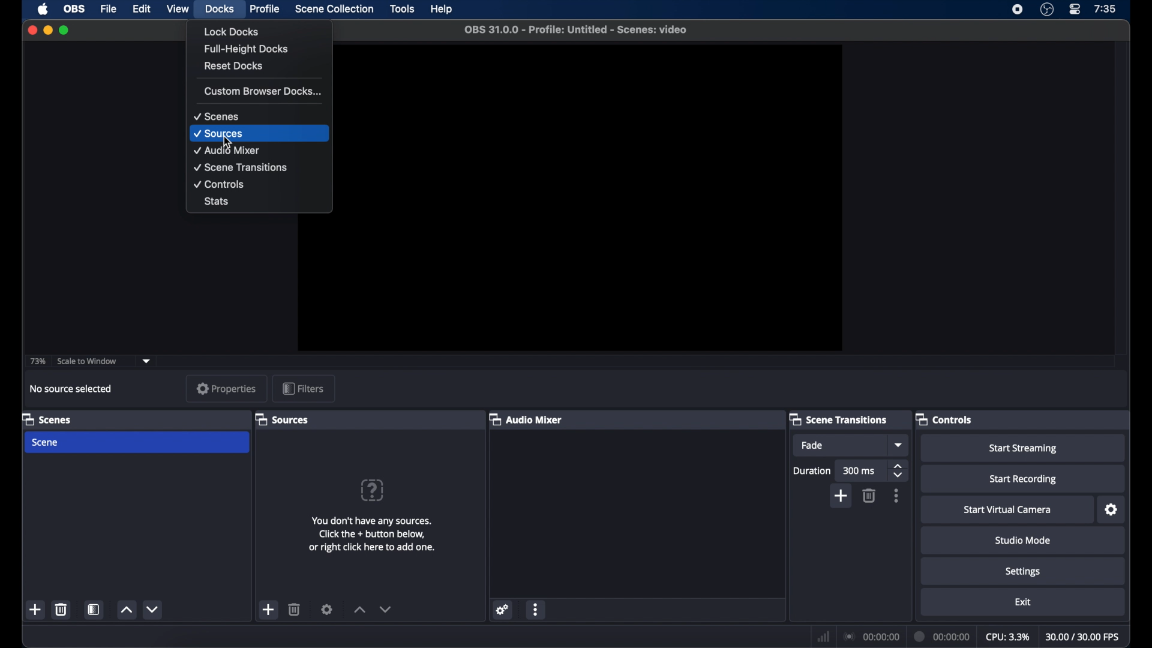 Image resolution: width=1152 pixels, height=648 pixels. I want to click on decrement, so click(388, 610).